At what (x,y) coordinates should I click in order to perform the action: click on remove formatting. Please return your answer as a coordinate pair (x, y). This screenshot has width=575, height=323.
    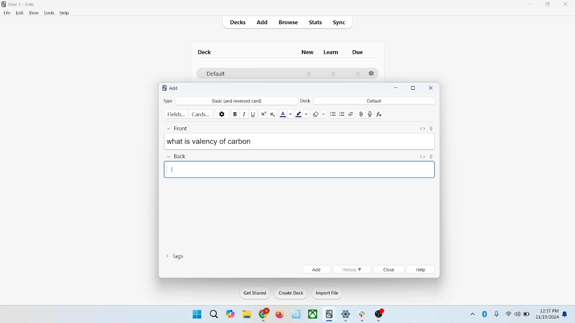
    Looking at the image, I should click on (319, 113).